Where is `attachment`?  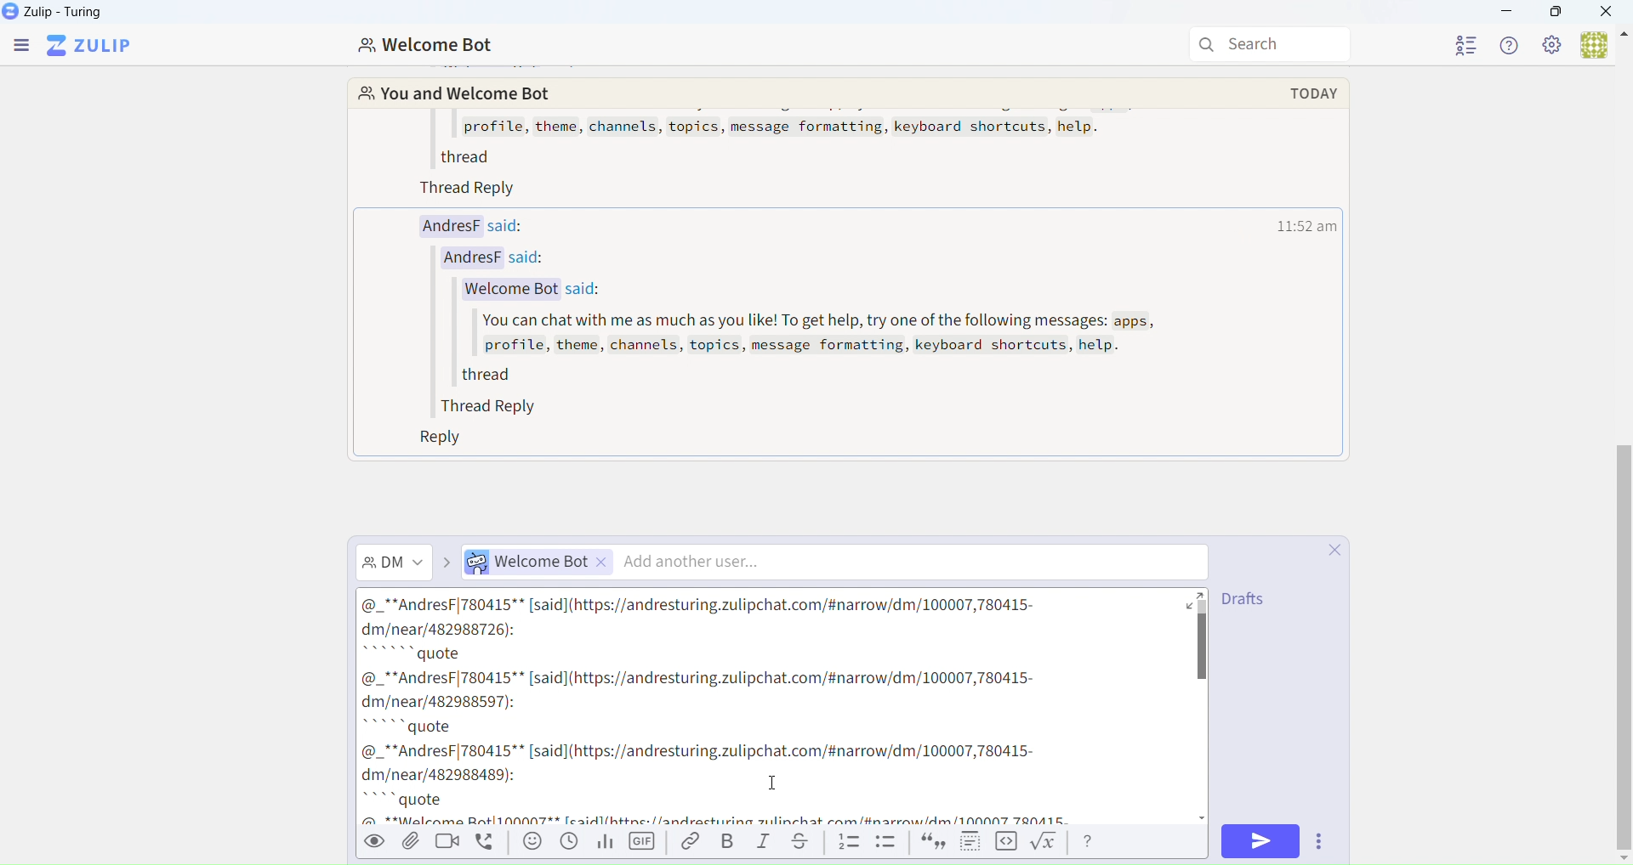
attachment is located at coordinates (410, 846).